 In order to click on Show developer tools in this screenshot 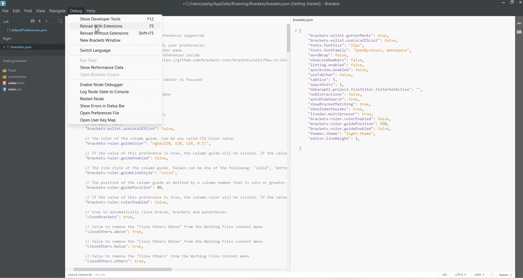, I will do `click(115, 18)`.